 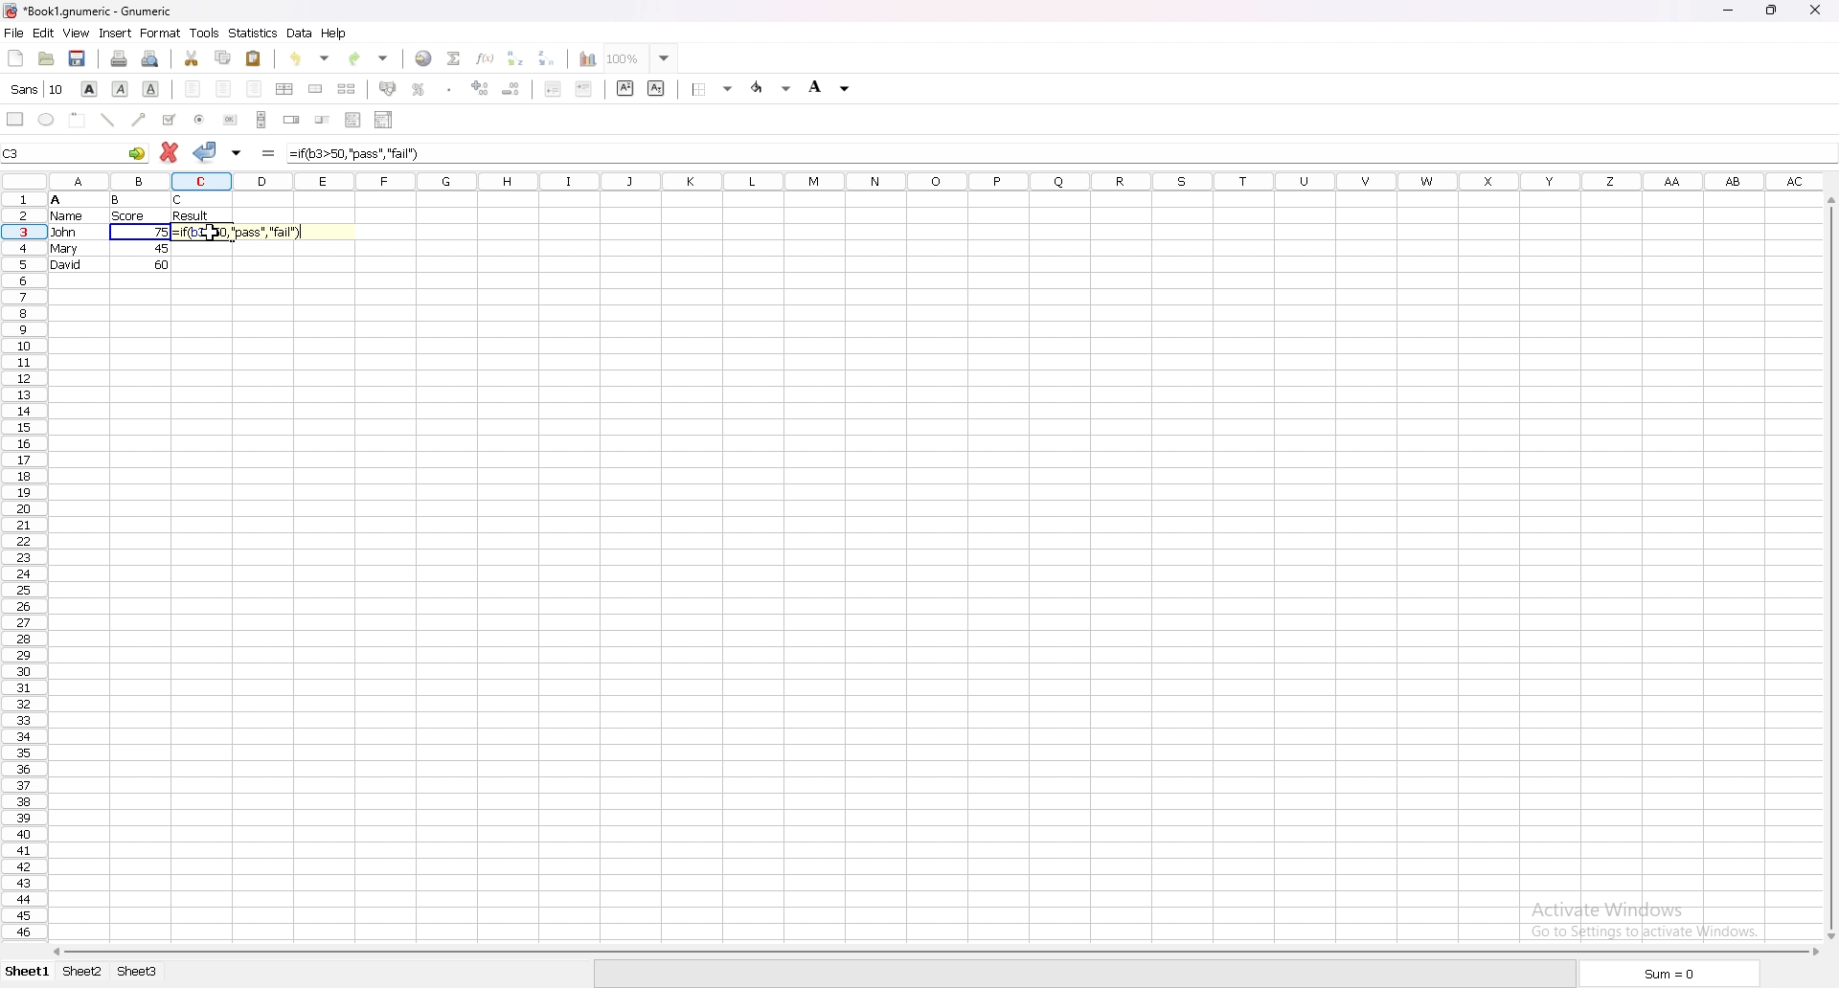 What do you see at coordinates (169, 152) in the screenshot?
I see `clear change` at bounding box center [169, 152].